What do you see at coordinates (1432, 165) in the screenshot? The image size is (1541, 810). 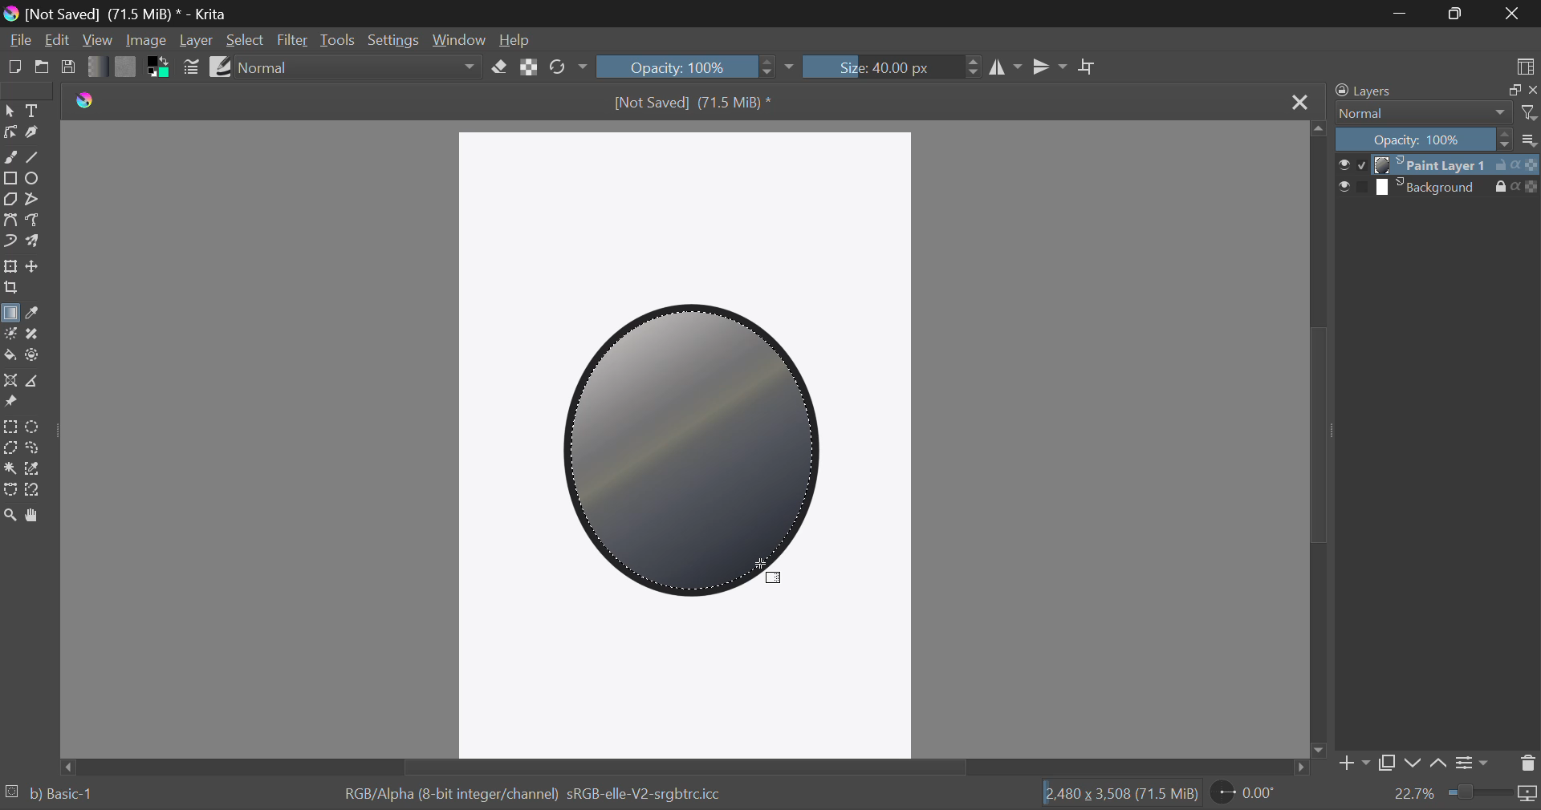 I see `layer 1` at bounding box center [1432, 165].